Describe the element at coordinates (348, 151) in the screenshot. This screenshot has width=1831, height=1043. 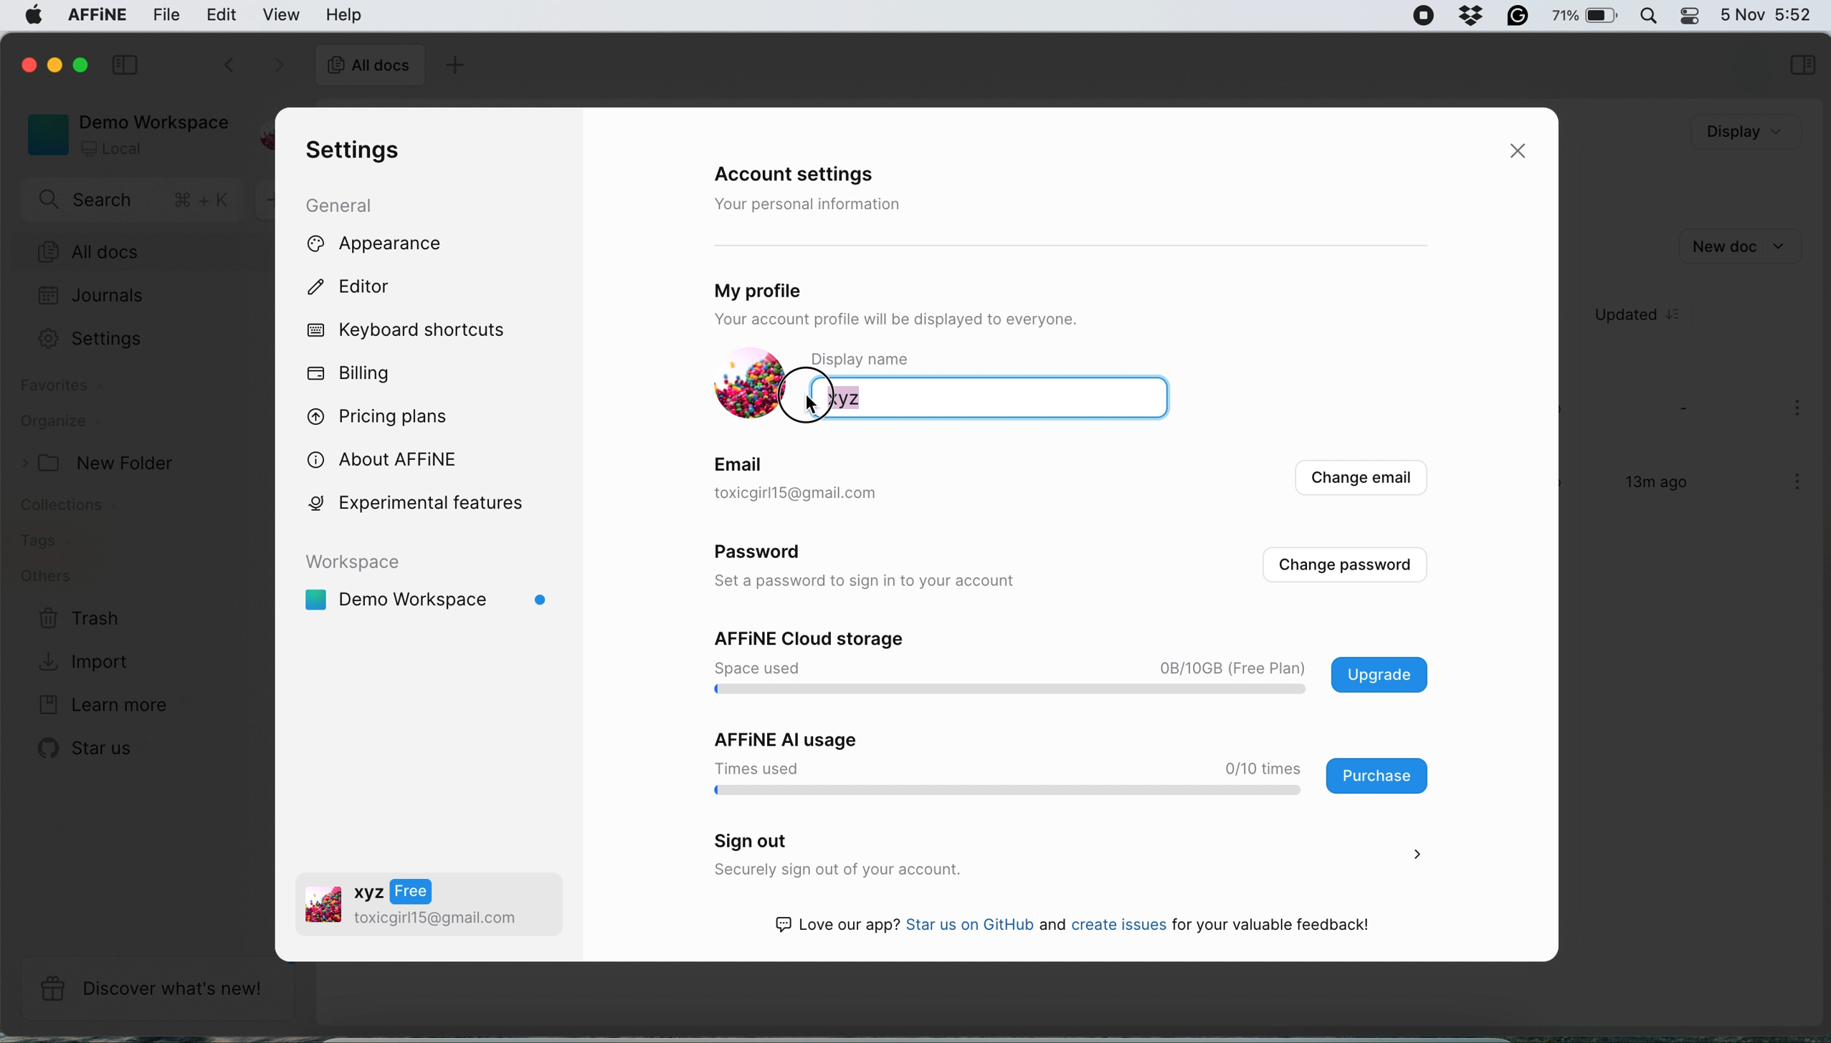
I see `settings` at that location.